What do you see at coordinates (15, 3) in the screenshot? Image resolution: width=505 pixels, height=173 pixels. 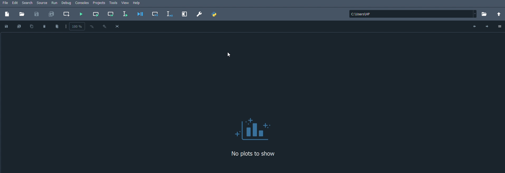 I see `Edit` at bounding box center [15, 3].